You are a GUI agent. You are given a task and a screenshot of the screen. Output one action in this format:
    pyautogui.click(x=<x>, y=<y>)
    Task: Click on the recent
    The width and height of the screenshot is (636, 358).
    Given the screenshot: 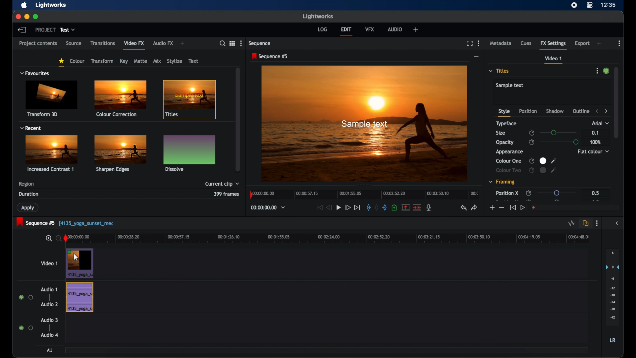 What is the action you would take?
    pyautogui.click(x=30, y=128)
    